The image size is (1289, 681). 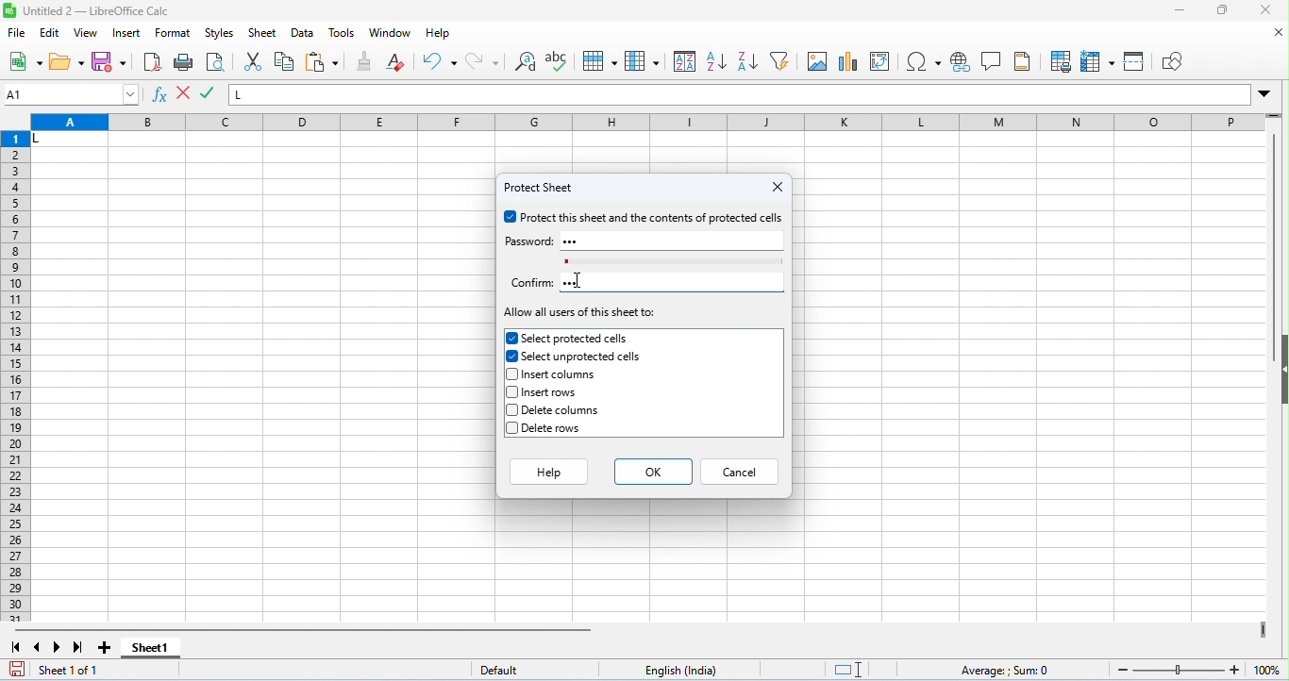 I want to click on row numbers, so click(x=17, y=377).